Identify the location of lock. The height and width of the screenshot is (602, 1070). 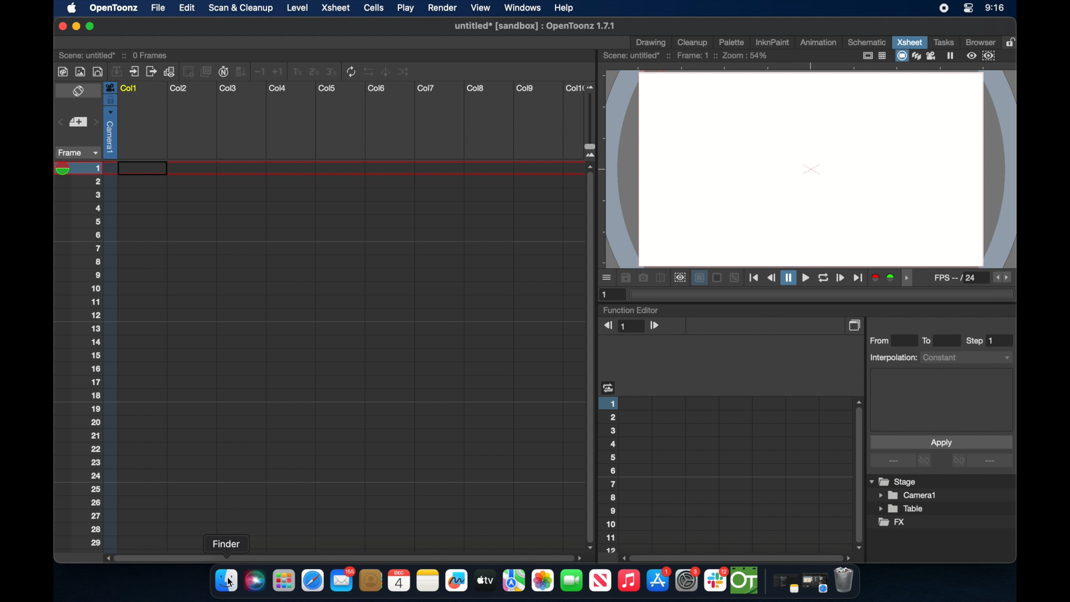
(1012, 41).